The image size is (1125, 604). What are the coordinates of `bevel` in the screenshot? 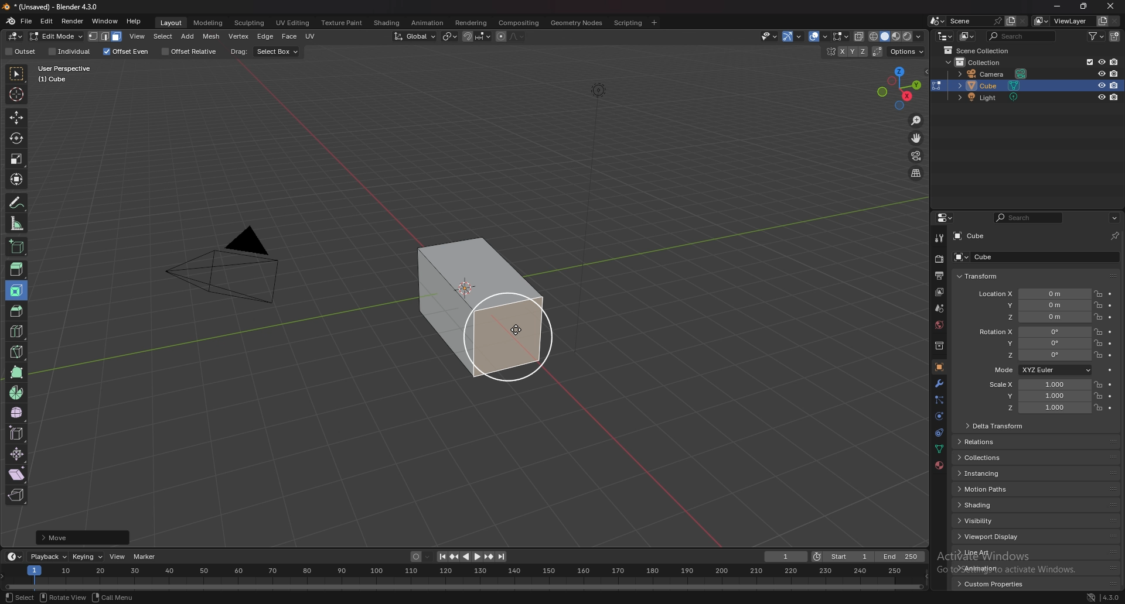 It's located at (14, 310).